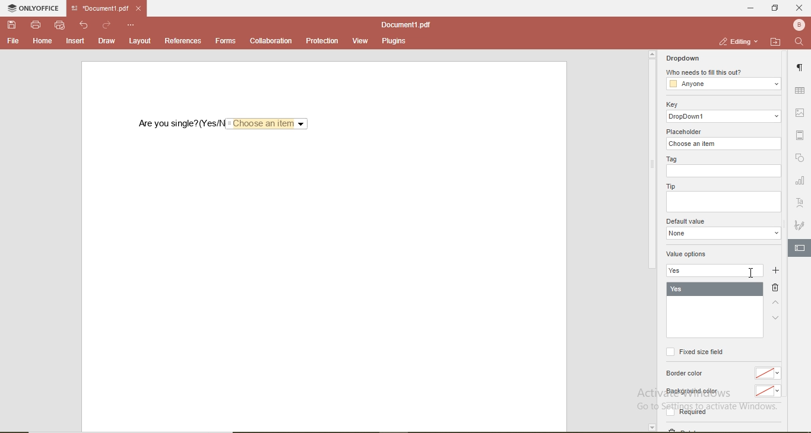 The image size is (811, 433). What do you see at coordinates (683, 59) in the screenshot?
I see `dropdown` at bounding box center [683, 59].